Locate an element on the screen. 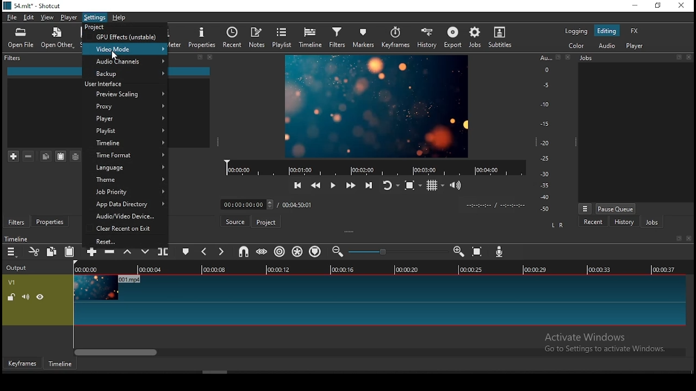 This screenshot has height=391, width=696. next marker is located at coordinates (220, 251).